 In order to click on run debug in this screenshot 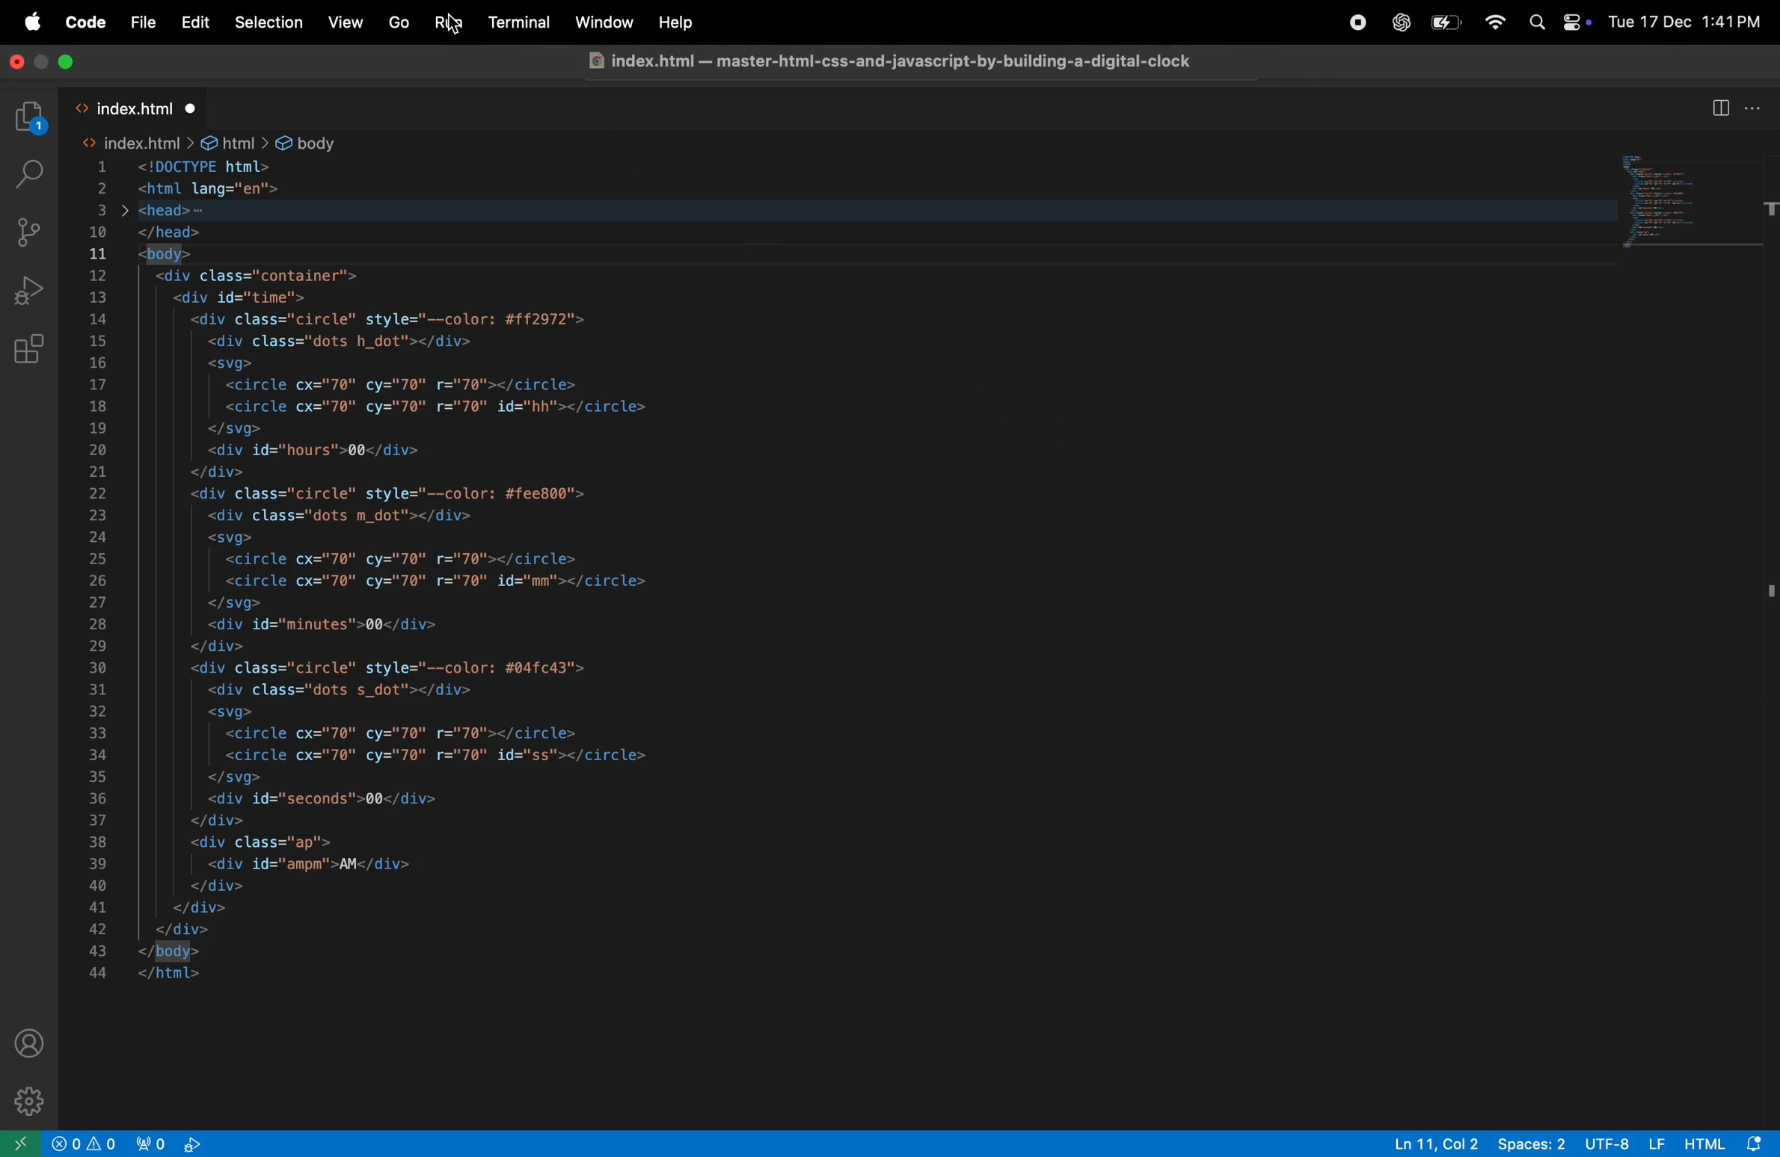, I will do `click(36, 289)`.